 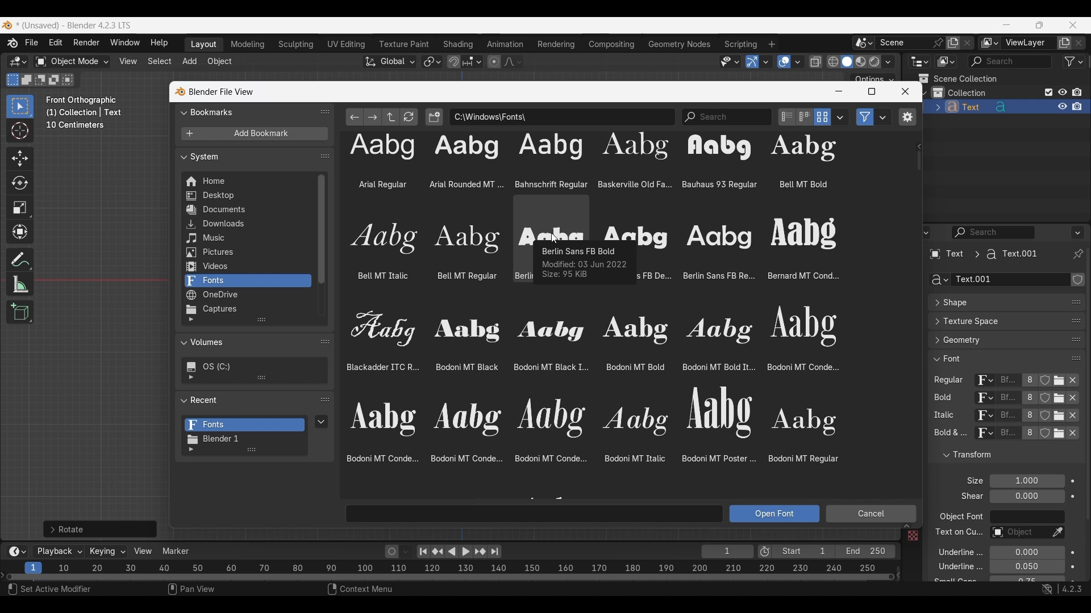 I want to click on Display mode, so click(x=822, y=117).